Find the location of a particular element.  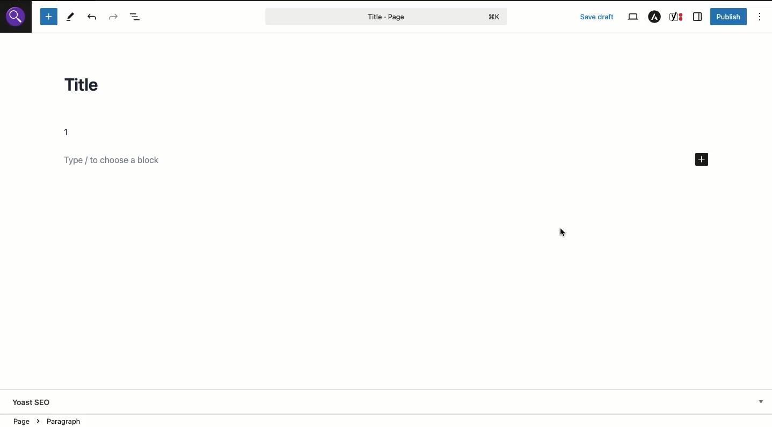

Undo is located at coordinates (94, 17).